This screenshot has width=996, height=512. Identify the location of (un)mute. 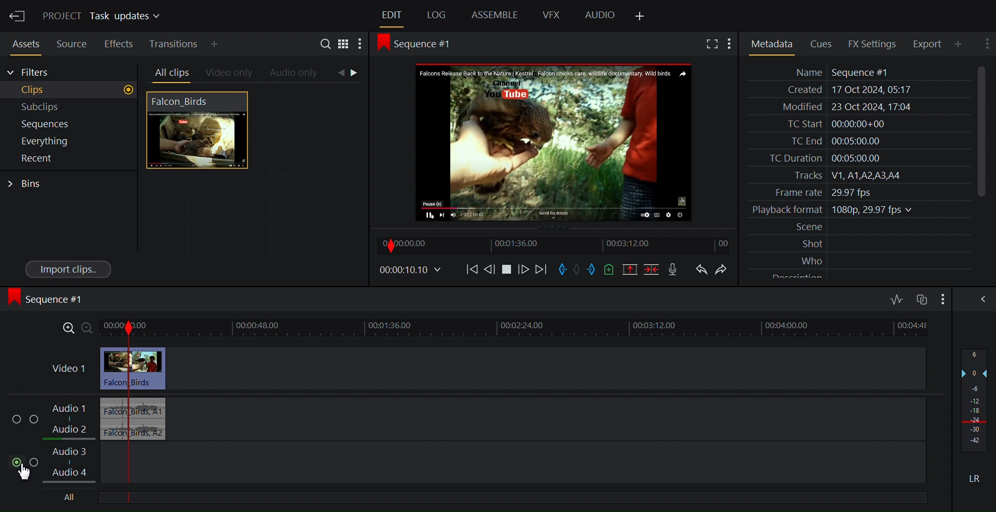
(17, 420).